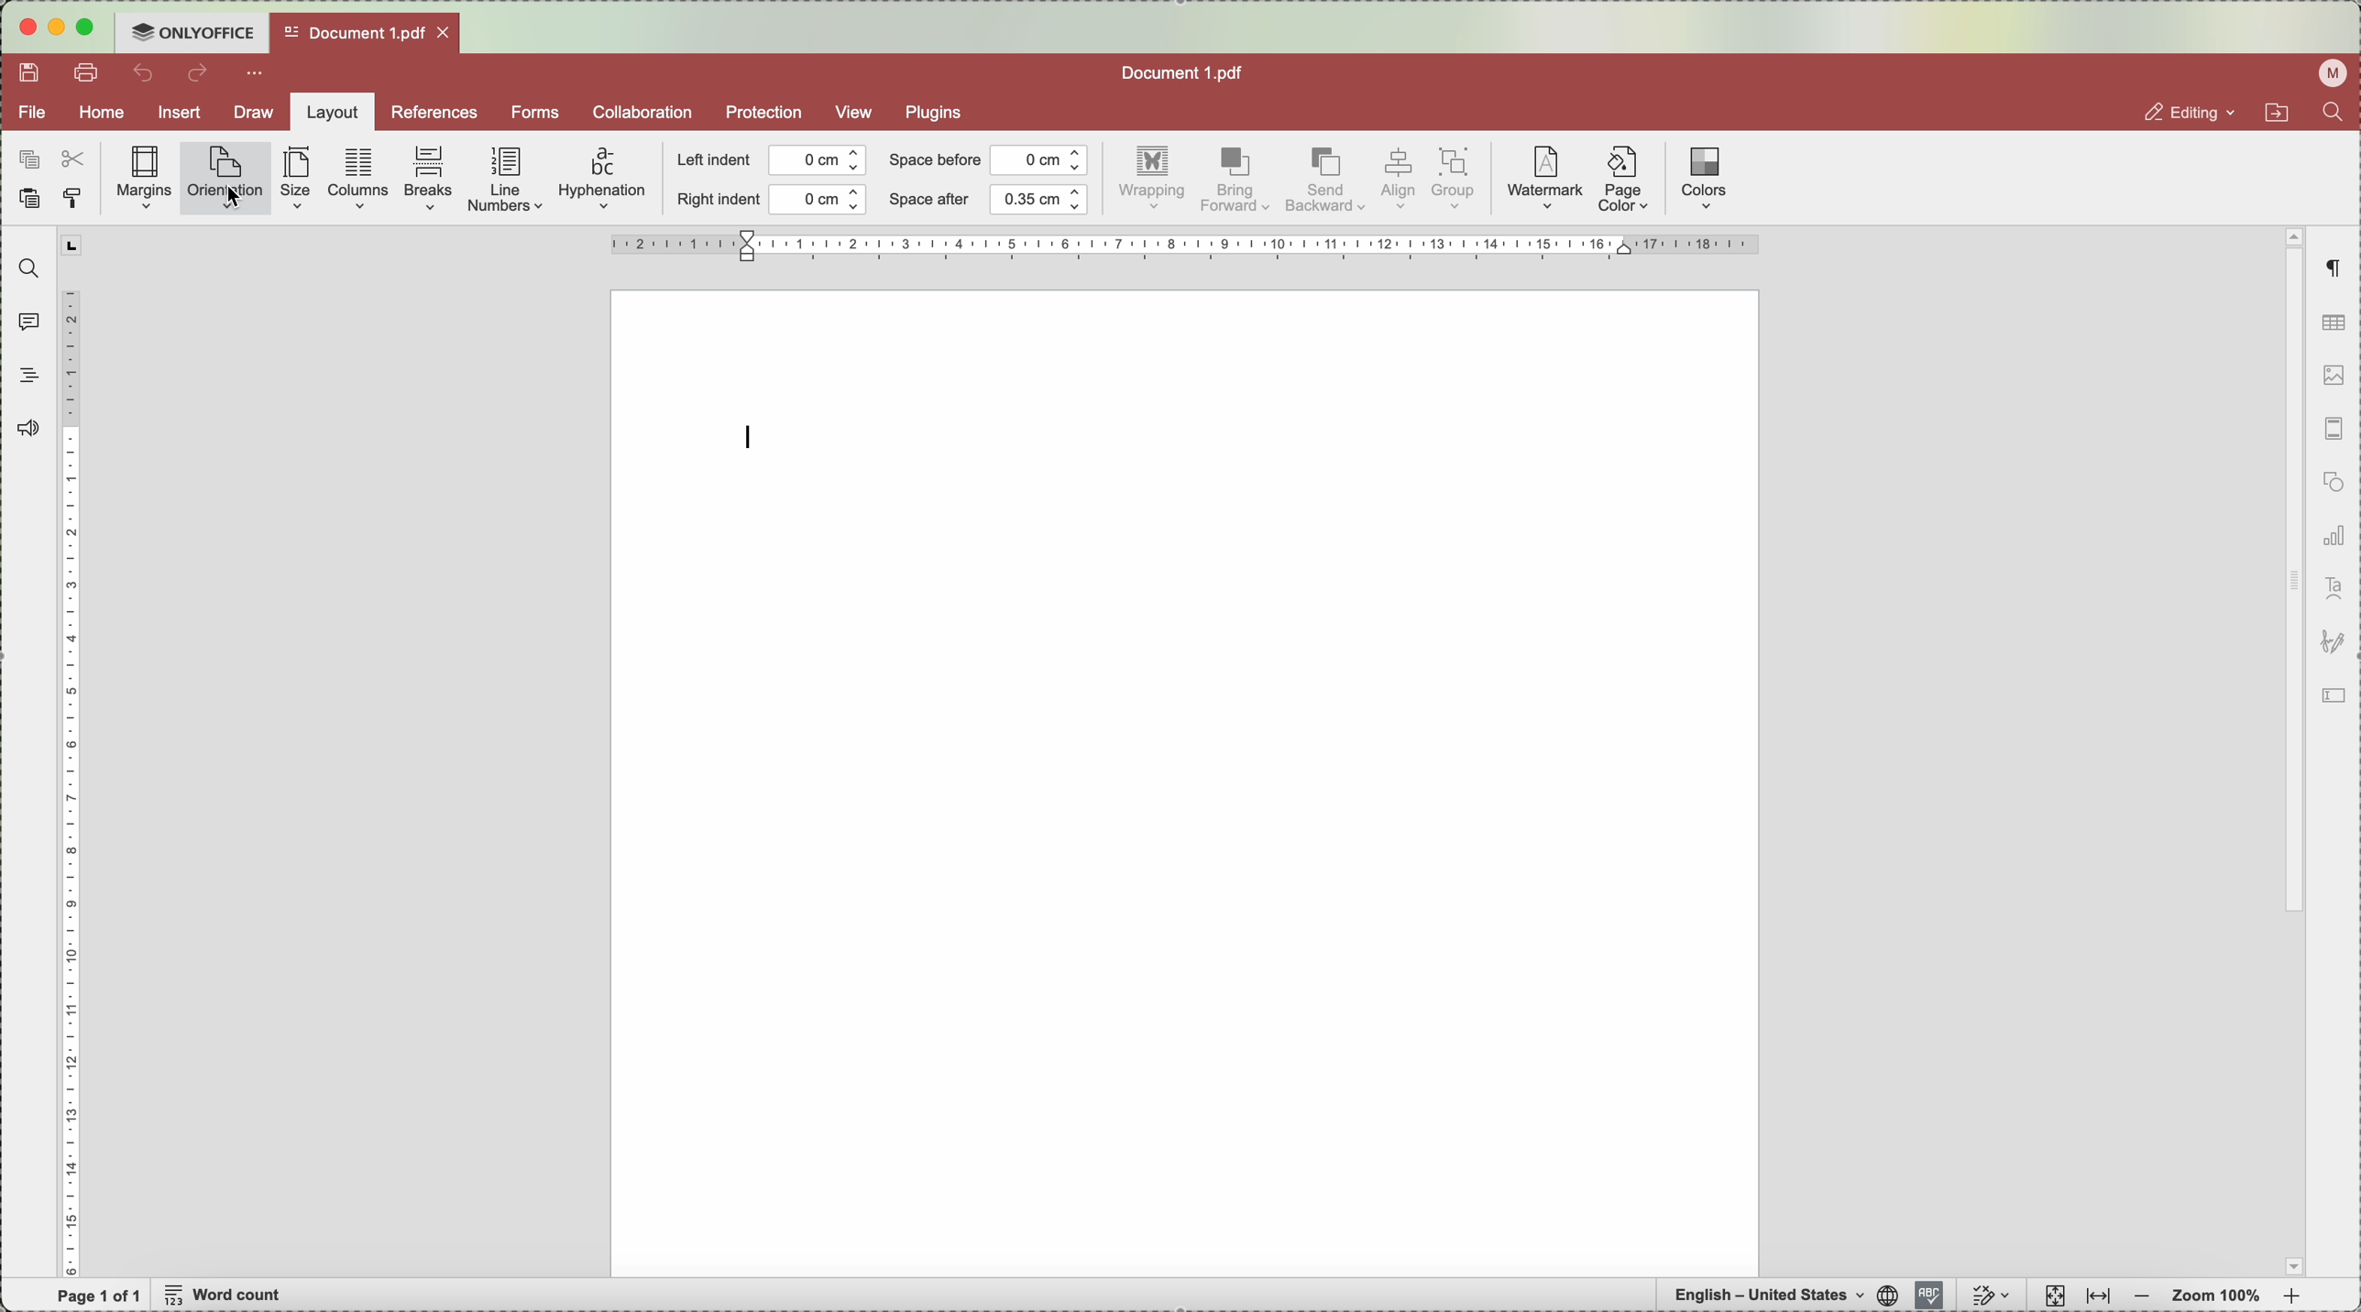 This screenshot has width=2361, height=1312. Describe the element at coordinates (2097, 1297) in the screenshot. I see `fit to wight` at that location.